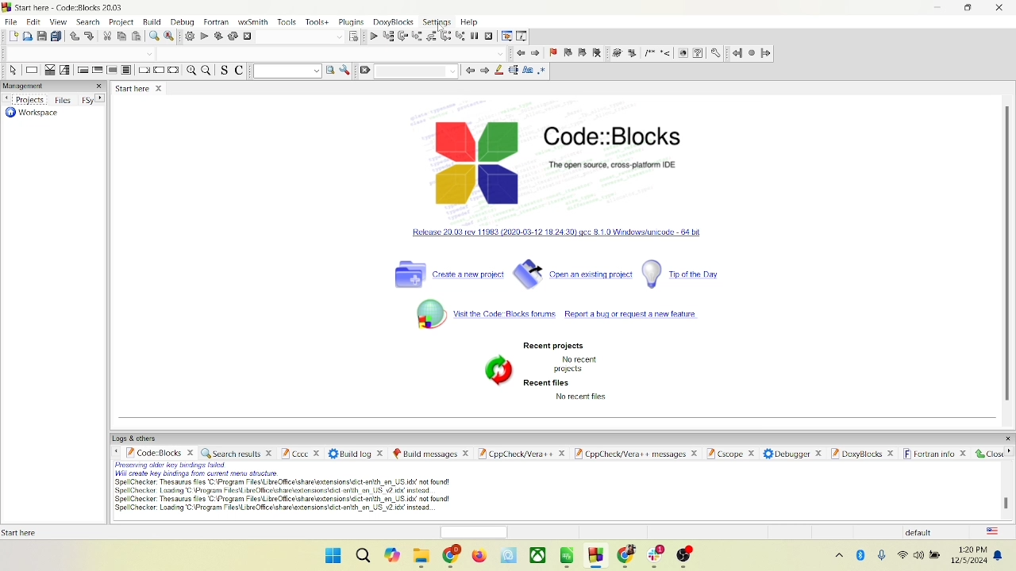 This screenshot has height=571, width=1016. Describe the element at coordinates (679, 274) in the screenshot. I see `tip of the day` at that location.